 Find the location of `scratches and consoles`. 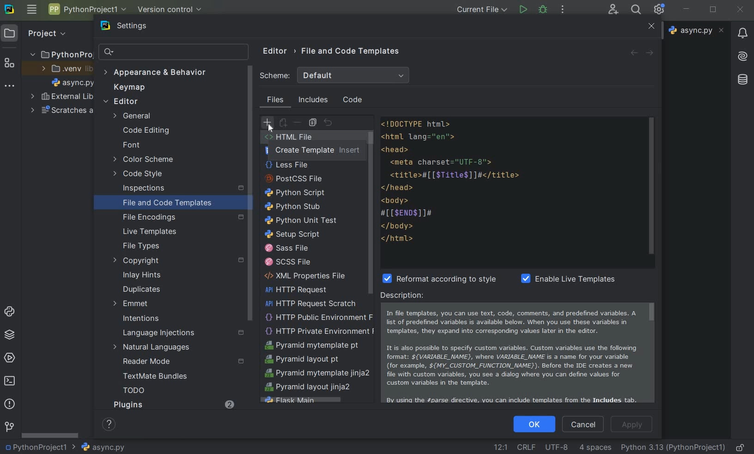

scratches and consoles is located at coordinates (67, 111).